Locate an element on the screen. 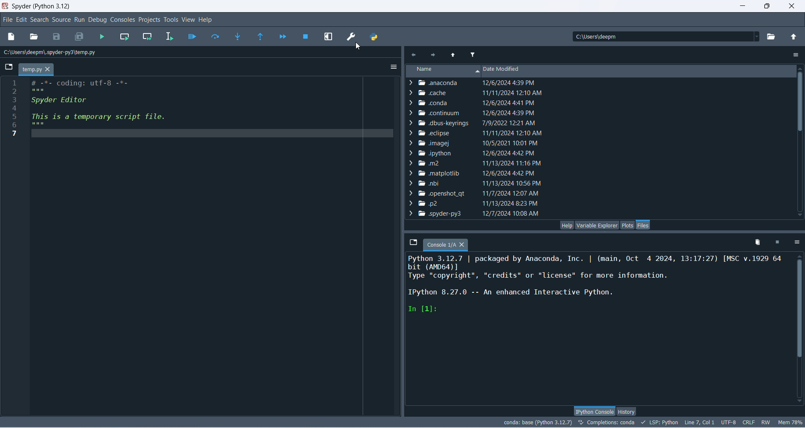 The image size is (805, 428). remove is located at coordinates (755, 243).